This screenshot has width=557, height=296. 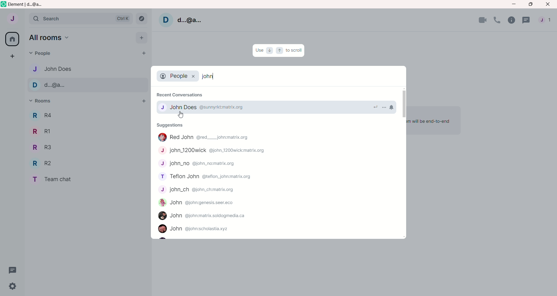 What do you see at coordinates (10, 287) in the screenshot?
I see `settings` at bounding box center [10, 287].